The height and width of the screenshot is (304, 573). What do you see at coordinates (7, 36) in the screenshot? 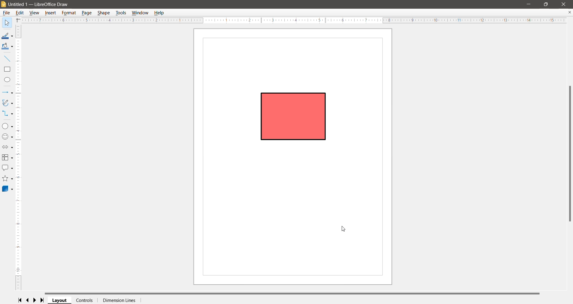
I see `Line Color` at bounding box center [7, 36].